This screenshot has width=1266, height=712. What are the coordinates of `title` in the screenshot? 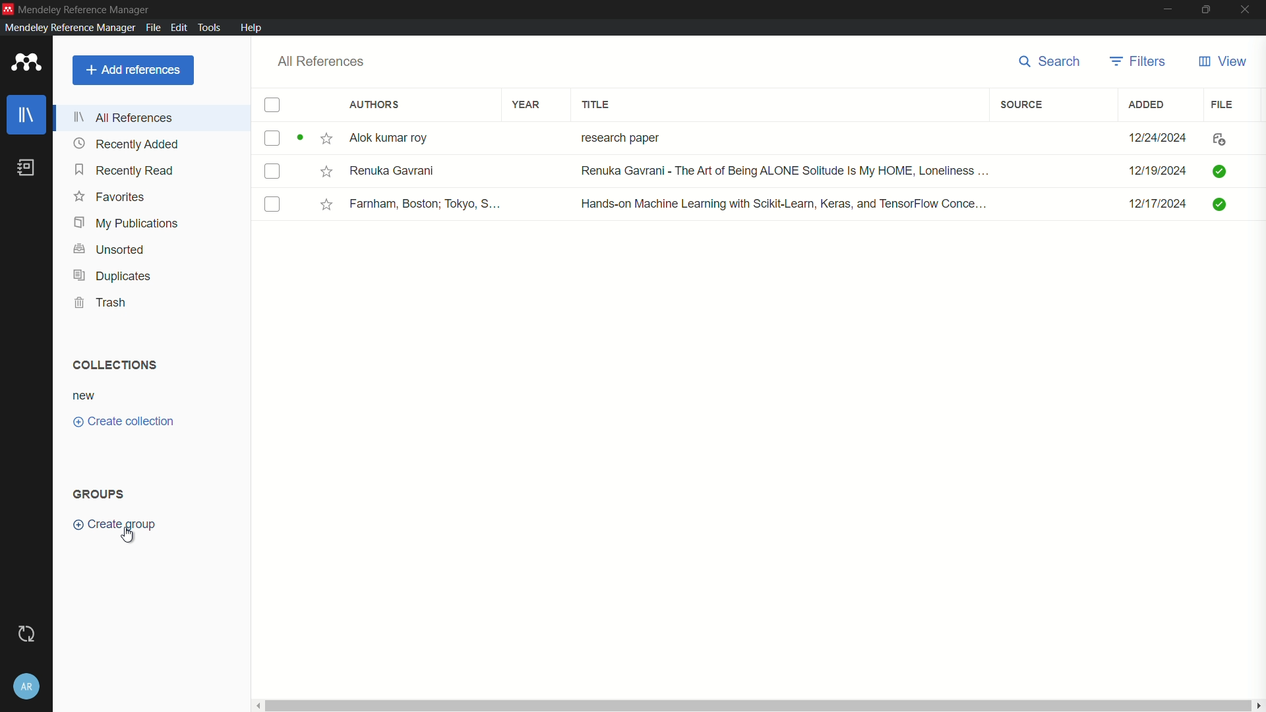 It's located at (597, 105).